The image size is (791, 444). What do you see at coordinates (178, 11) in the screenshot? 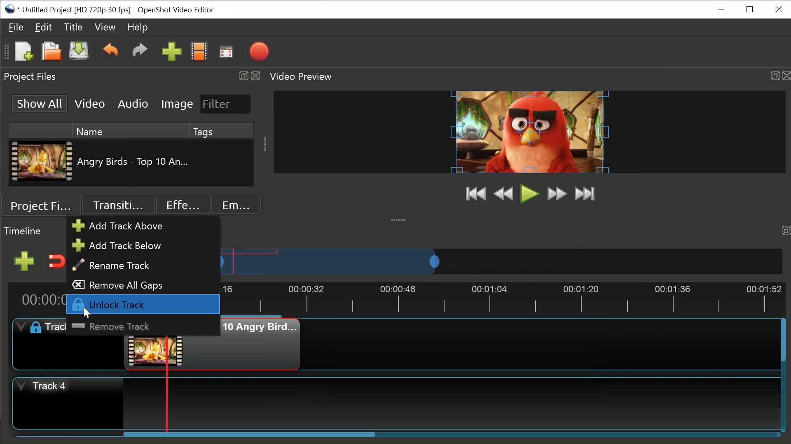
I see `OpenShot Video Editor` at bounding box center [178, 11].